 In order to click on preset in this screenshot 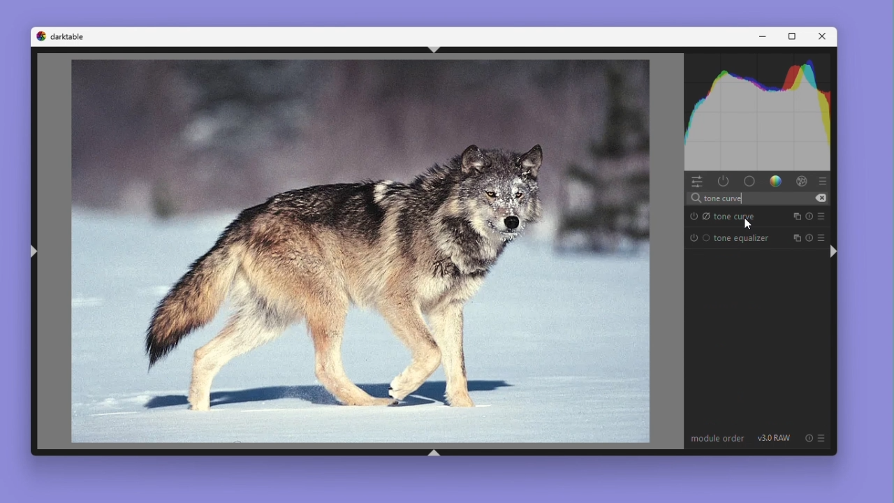, I will do `click(822, 216)`.